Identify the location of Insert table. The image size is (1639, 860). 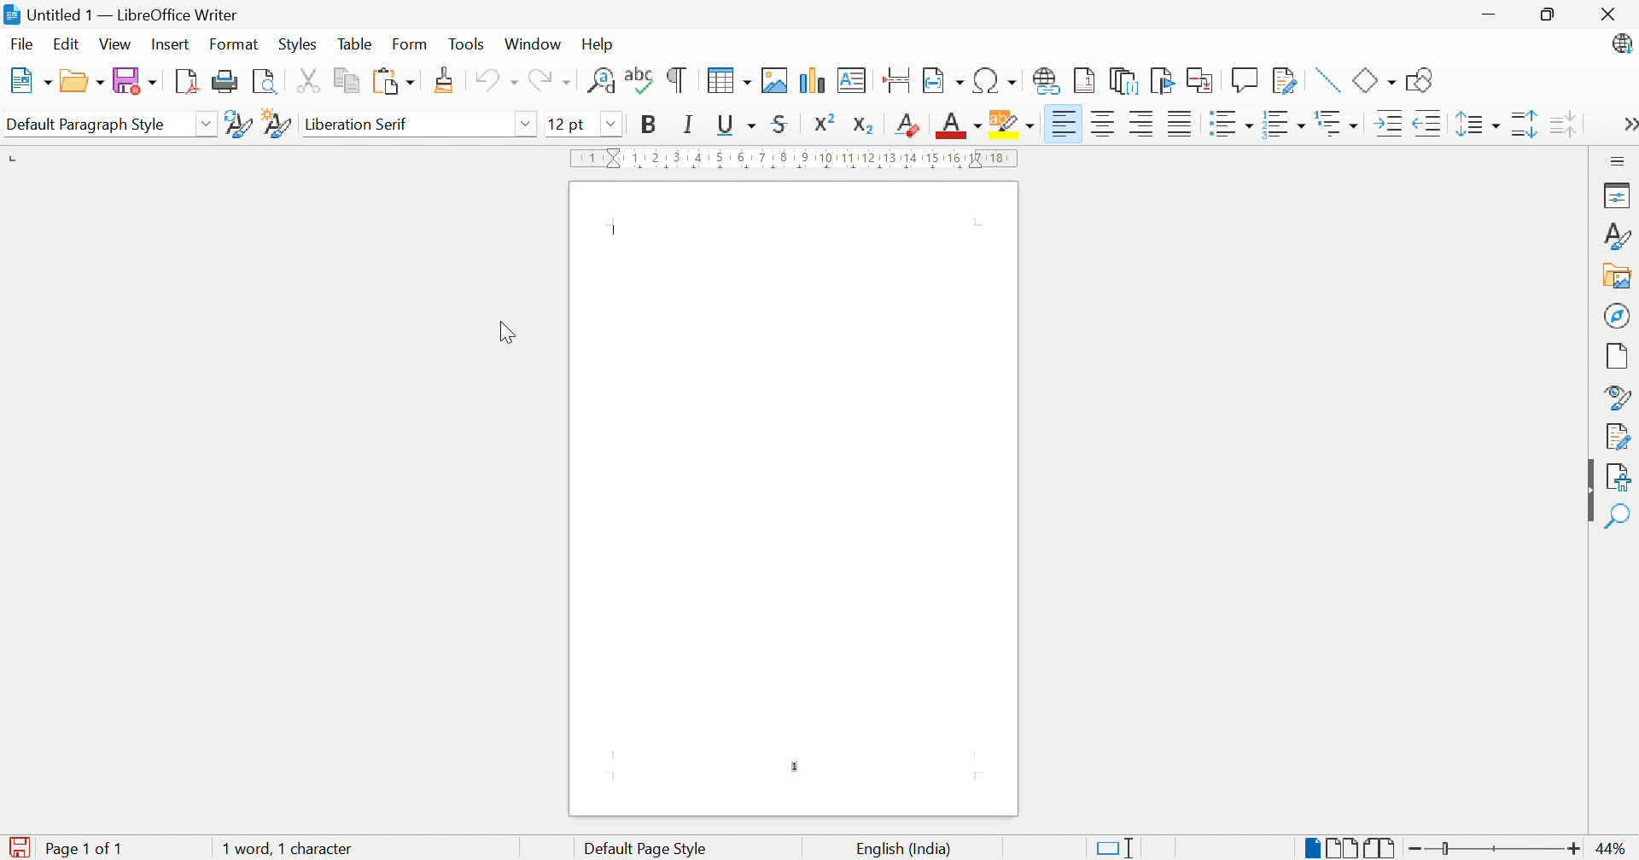
(726, 80).